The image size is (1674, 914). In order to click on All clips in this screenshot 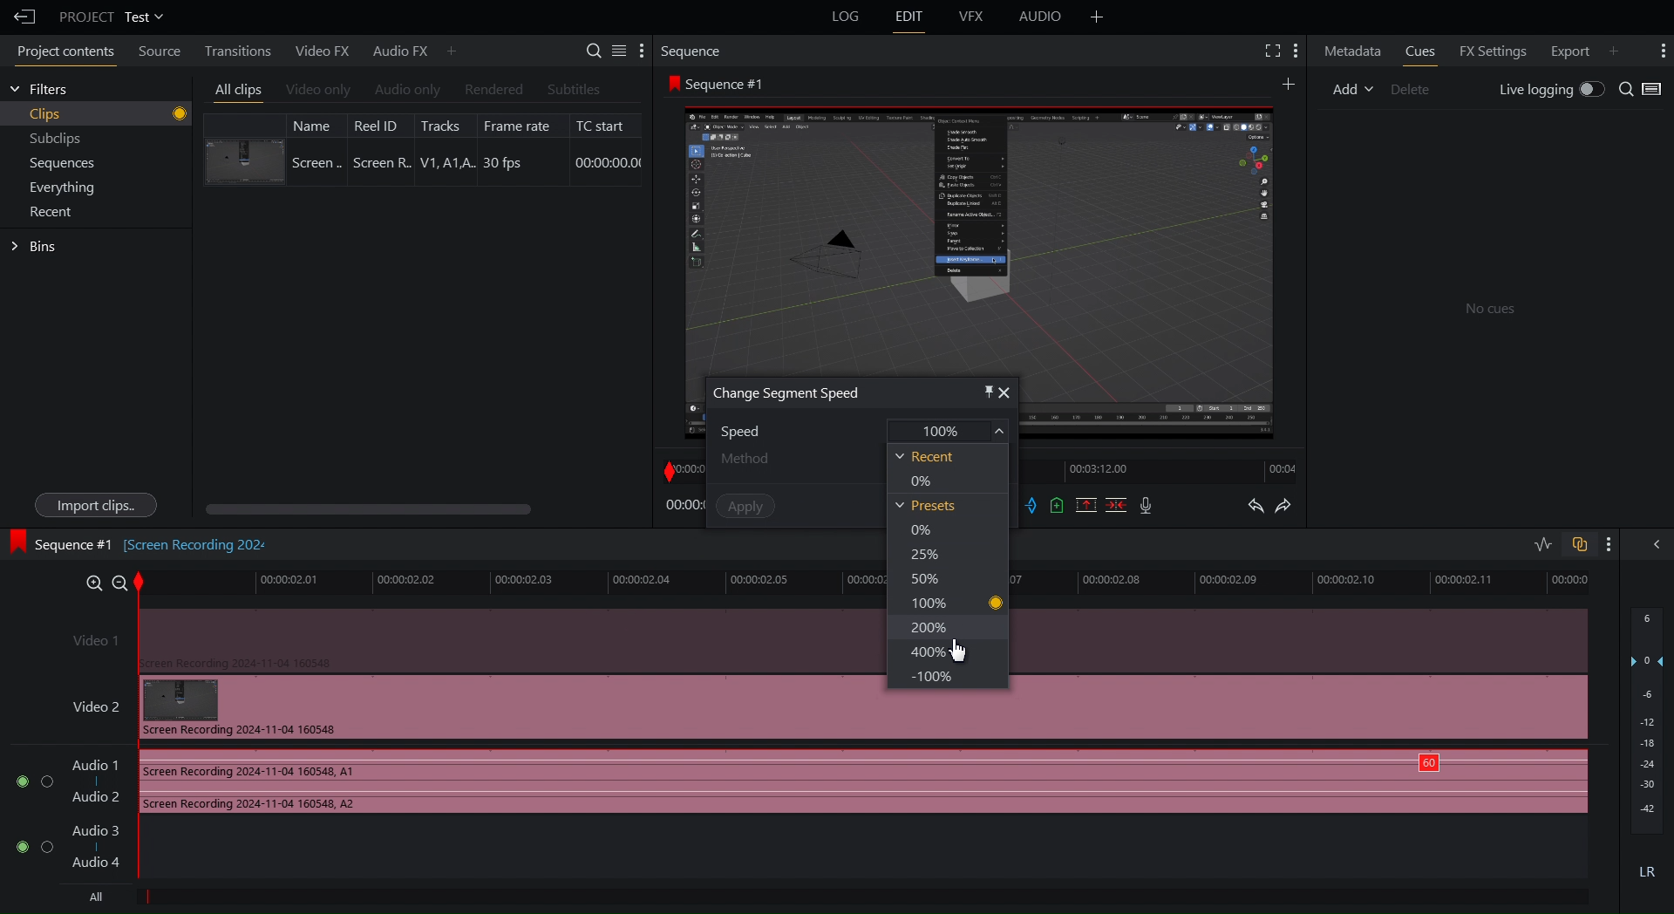, I will do `click(239, 91)`.